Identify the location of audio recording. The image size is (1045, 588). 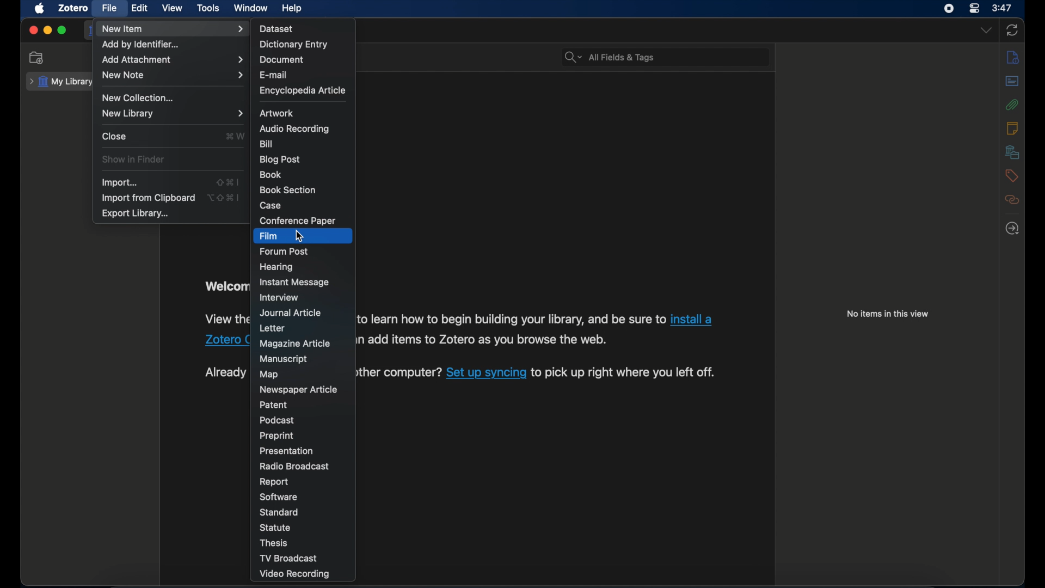
(295, 128).